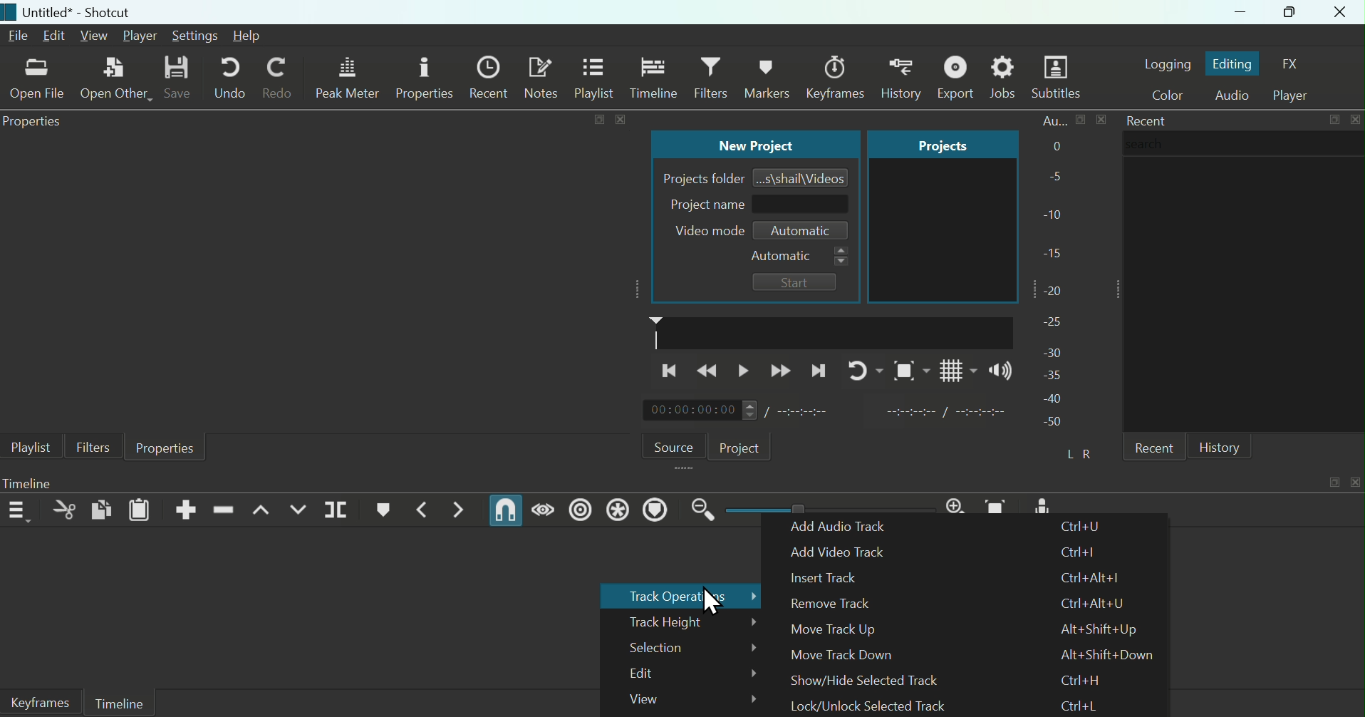 This screenshot has height=717, width=1365. Describe the element at coordinates (1226, 13) in the screenshot. I see `Minimize` at that location.